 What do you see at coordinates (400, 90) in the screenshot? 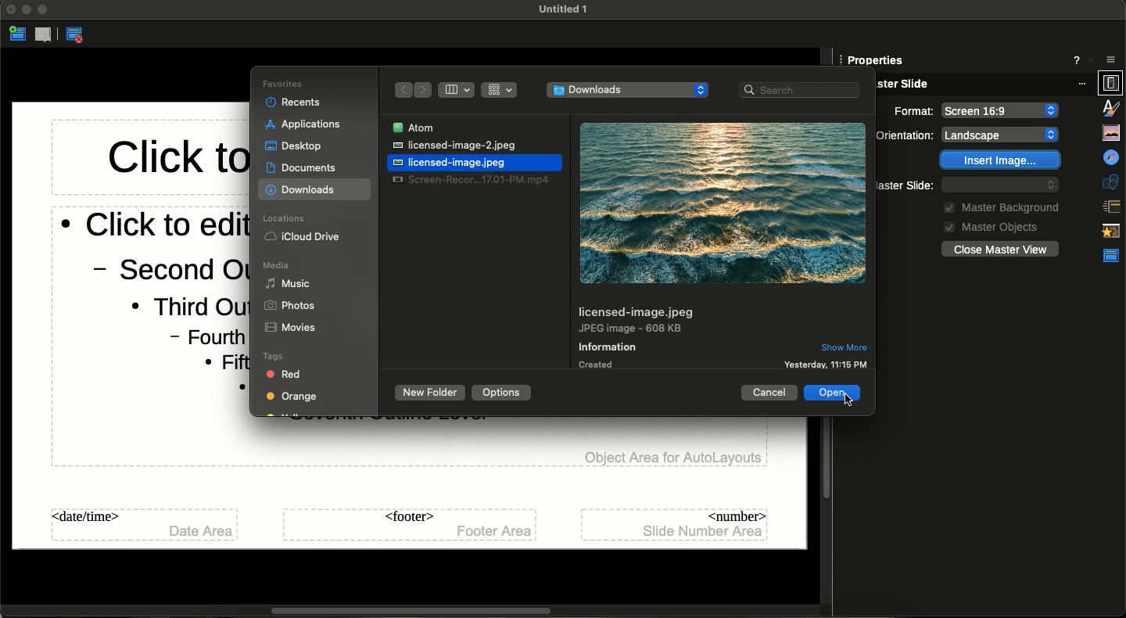
I see `Back` at bounding box center [400, 90].